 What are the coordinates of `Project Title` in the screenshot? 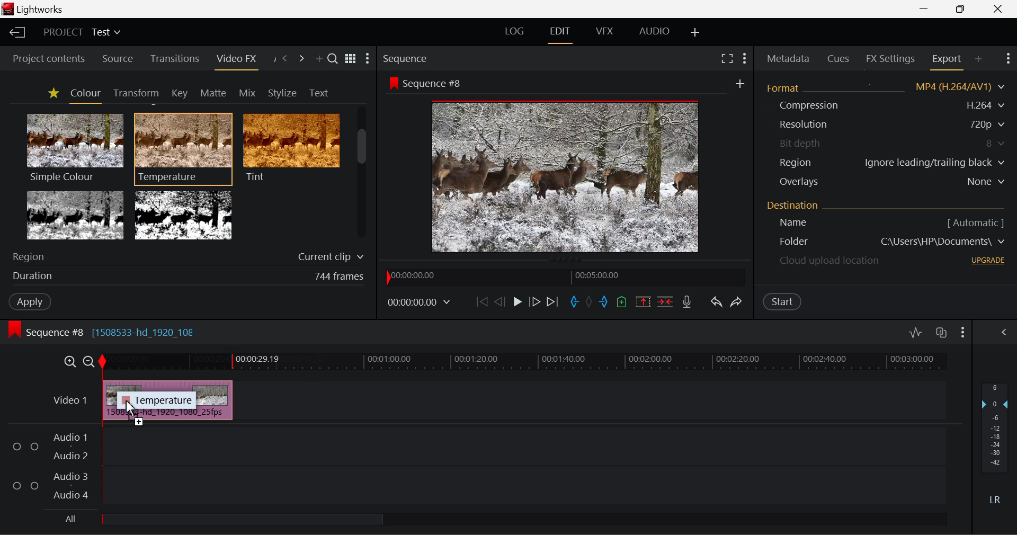 It's located at (82, 31).